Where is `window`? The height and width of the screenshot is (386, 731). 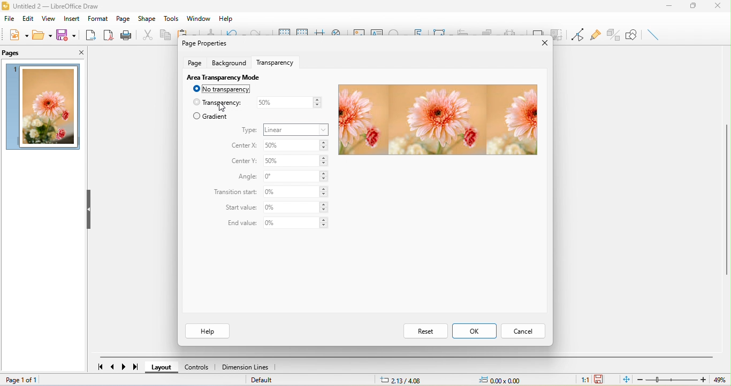 window is located at coordinates (200, 18).